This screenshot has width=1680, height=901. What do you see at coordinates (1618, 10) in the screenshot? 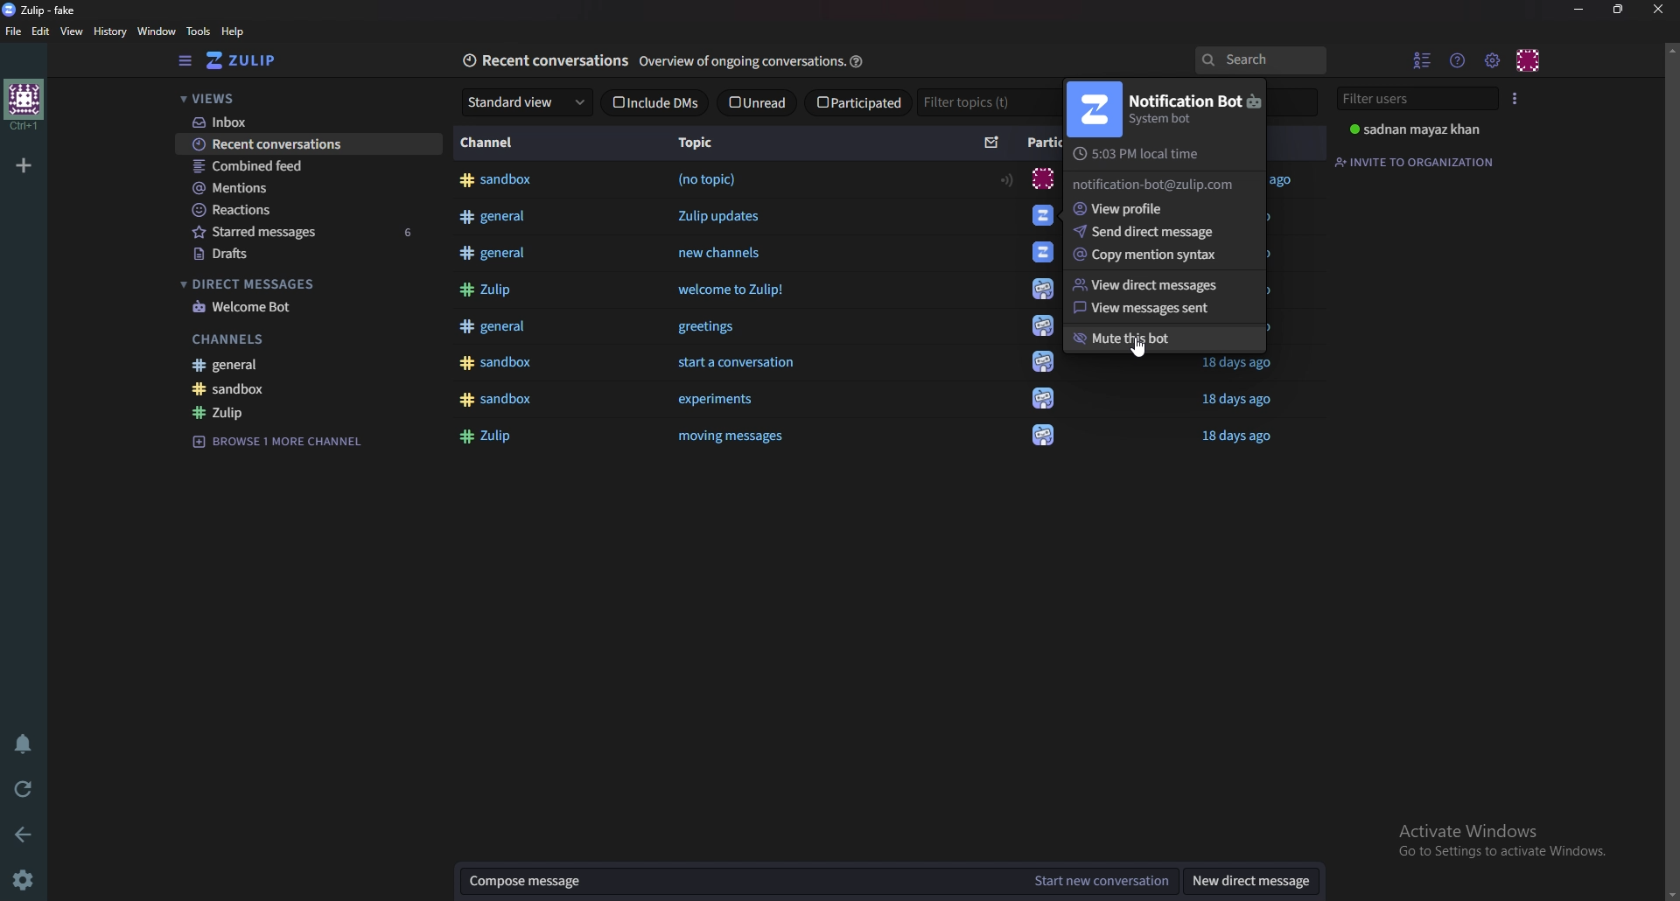
I see `Resize` at bounding box center [1618, 10].